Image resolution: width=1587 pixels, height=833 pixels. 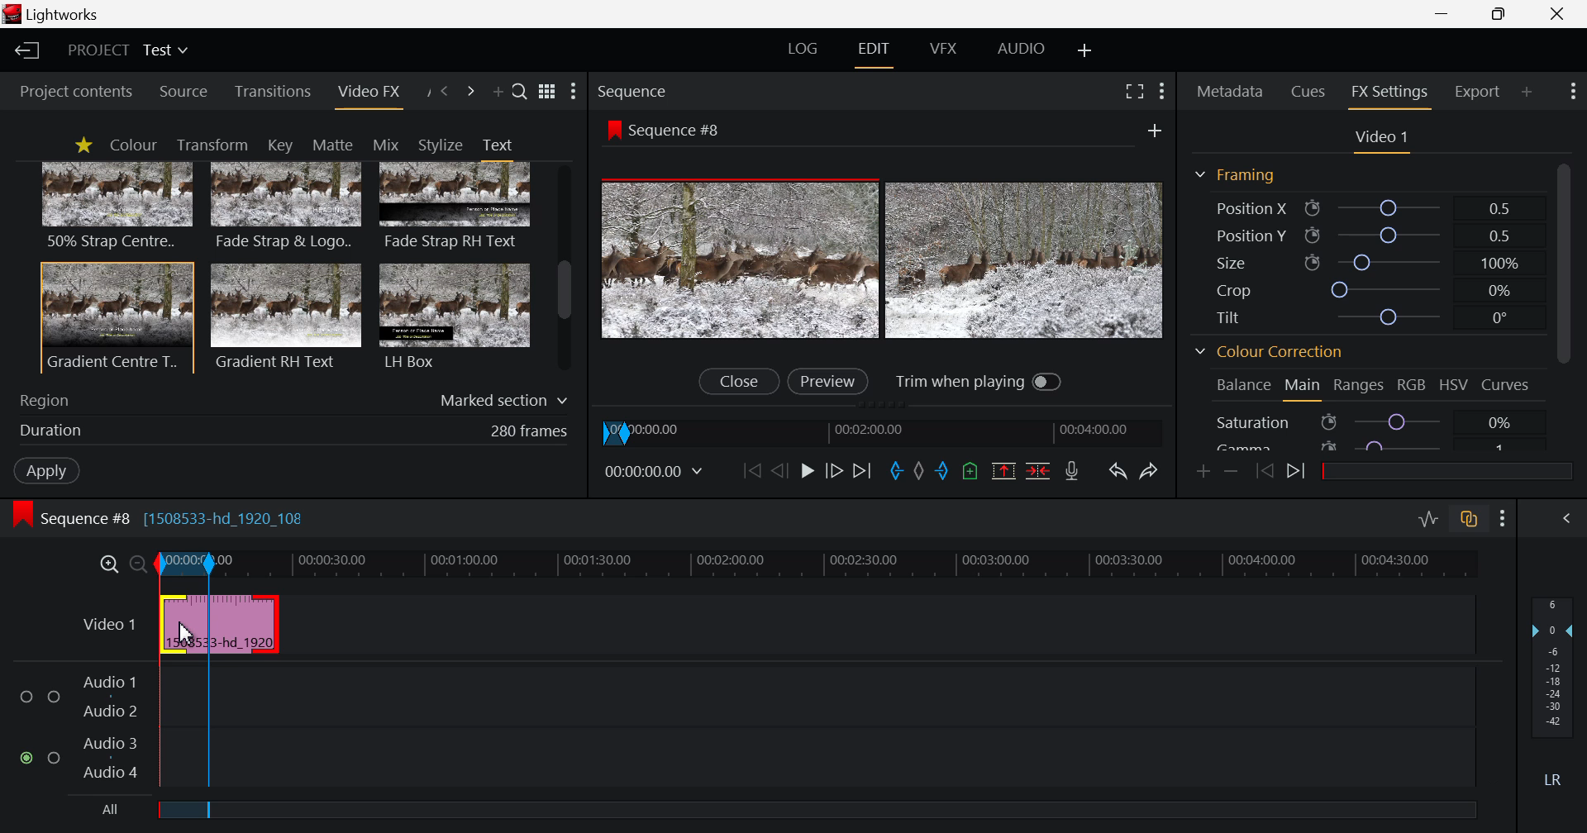 I want to click on Sequence Section Heading , so click(x=701, y=90).